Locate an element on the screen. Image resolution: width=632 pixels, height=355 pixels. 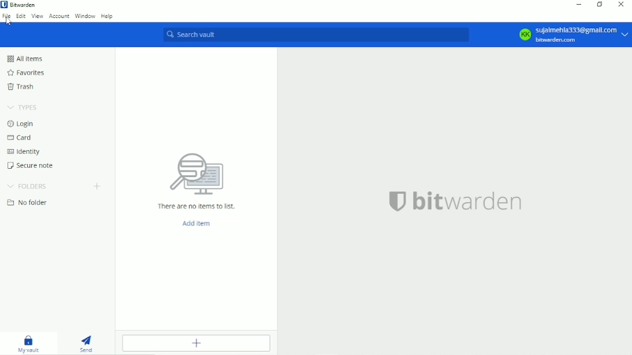
Add item is located at coordinates (196, 224).